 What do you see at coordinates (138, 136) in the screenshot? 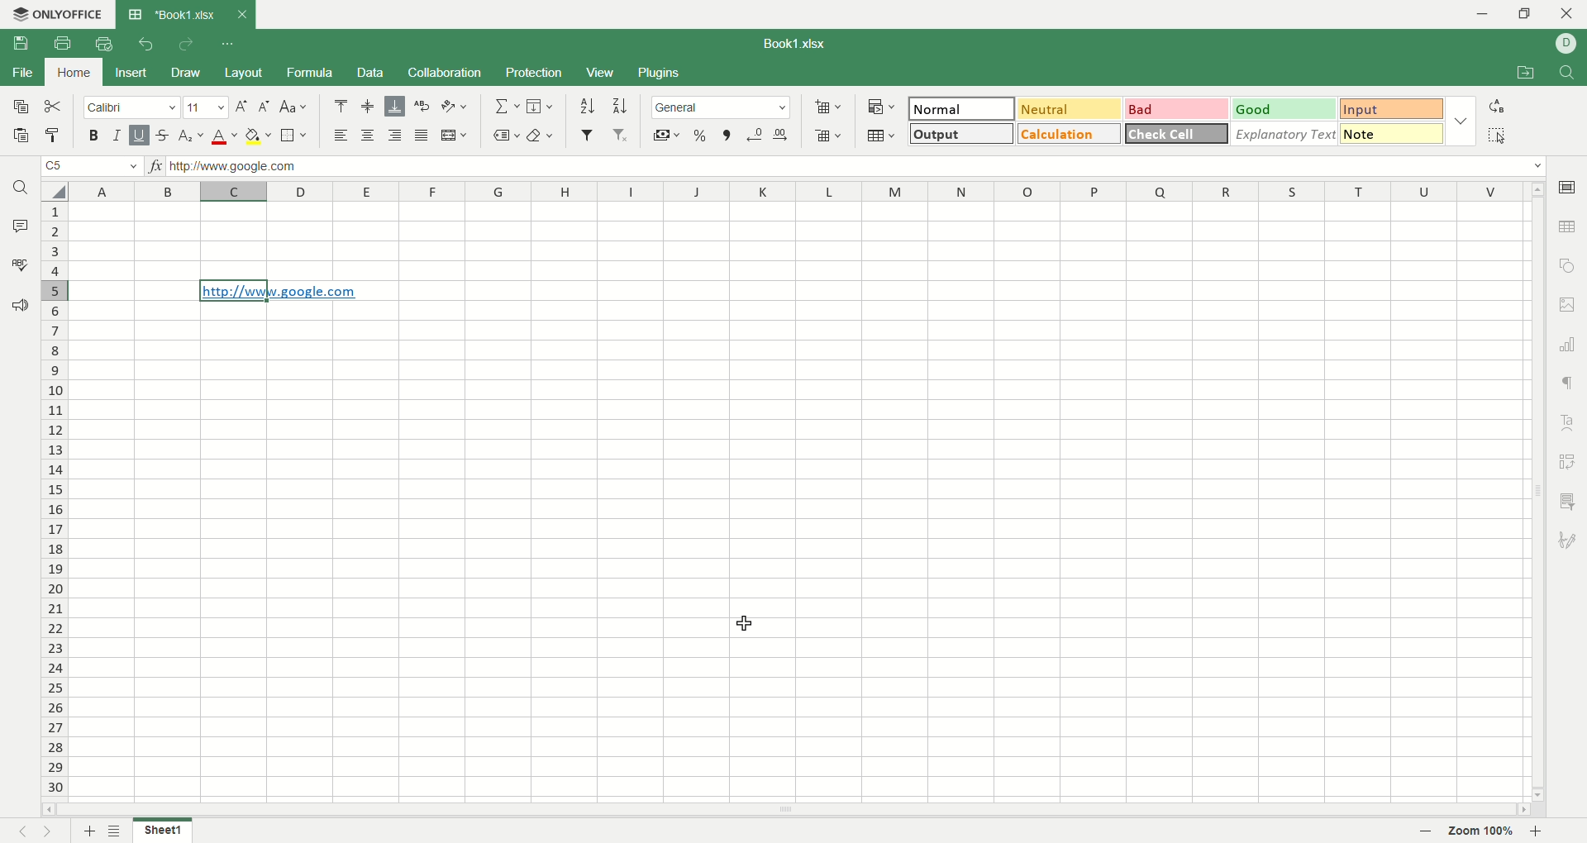
I see `underline` at bounding box center [138, 136].